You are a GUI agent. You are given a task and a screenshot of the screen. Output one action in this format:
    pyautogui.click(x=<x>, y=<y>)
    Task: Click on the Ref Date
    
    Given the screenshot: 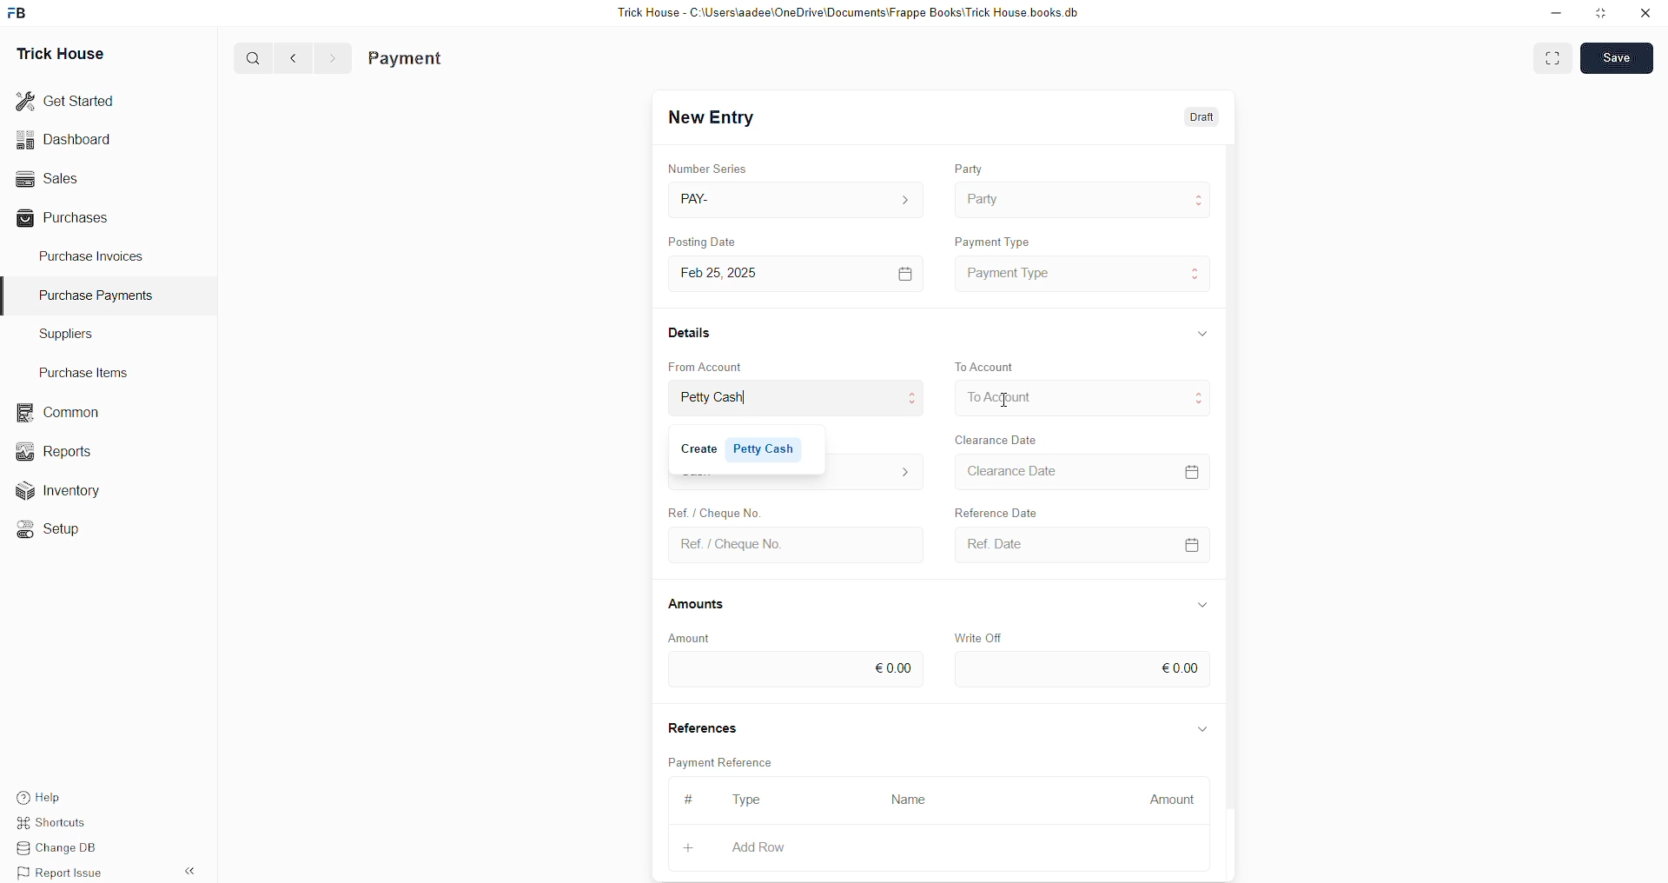 What is the action you would take?
    pyautogui.click(x=988, y=543)
    